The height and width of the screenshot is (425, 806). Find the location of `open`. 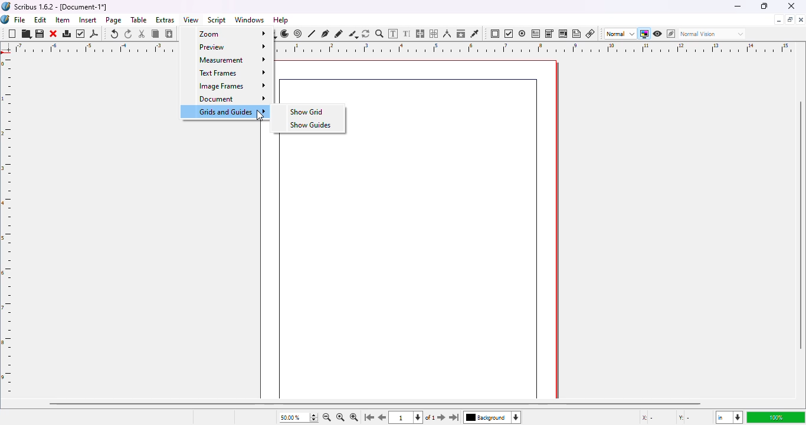

open is located at coordinates (27, 34).